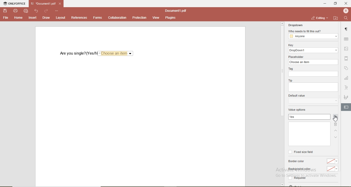 The height and width of the screenshot is (187, 351). What do you see at coordinates (336, 117) in the screenshot?
I see `add` at bounding box center [336, 117].